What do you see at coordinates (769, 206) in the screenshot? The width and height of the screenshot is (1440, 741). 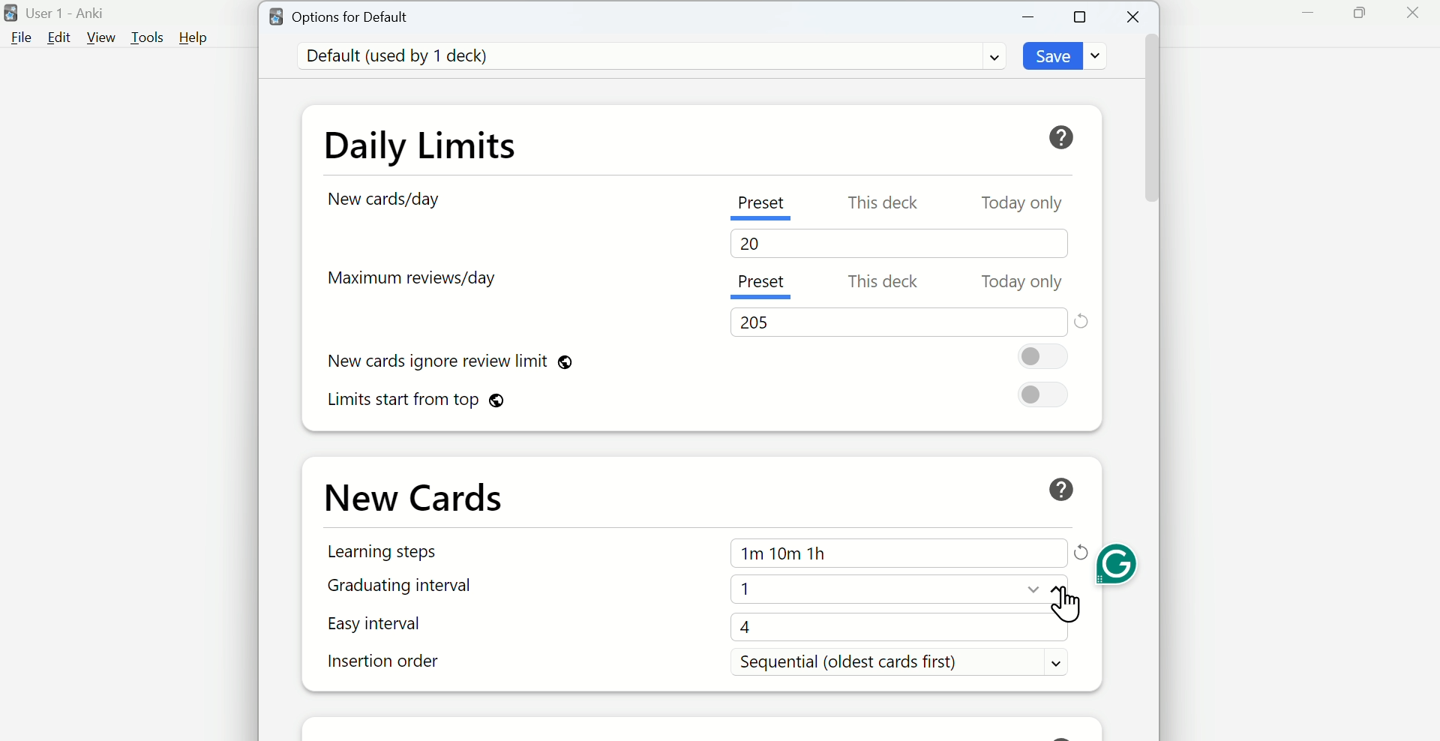 I see `Preset` at bounding box center [769, 206].